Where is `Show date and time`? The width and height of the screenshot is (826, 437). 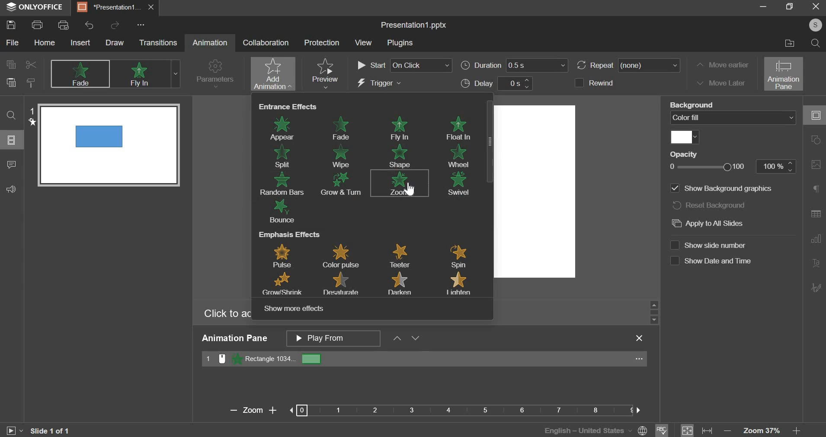
Show date and time is located at coordinates (712, 260).